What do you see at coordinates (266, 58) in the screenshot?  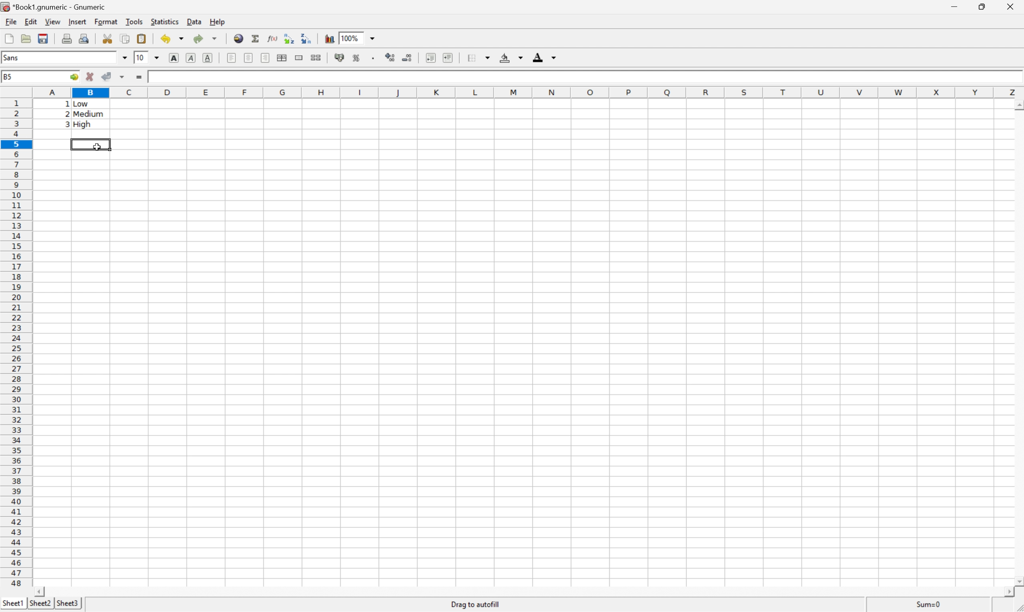 I see `Align Right` at bounding box center [266, 58].